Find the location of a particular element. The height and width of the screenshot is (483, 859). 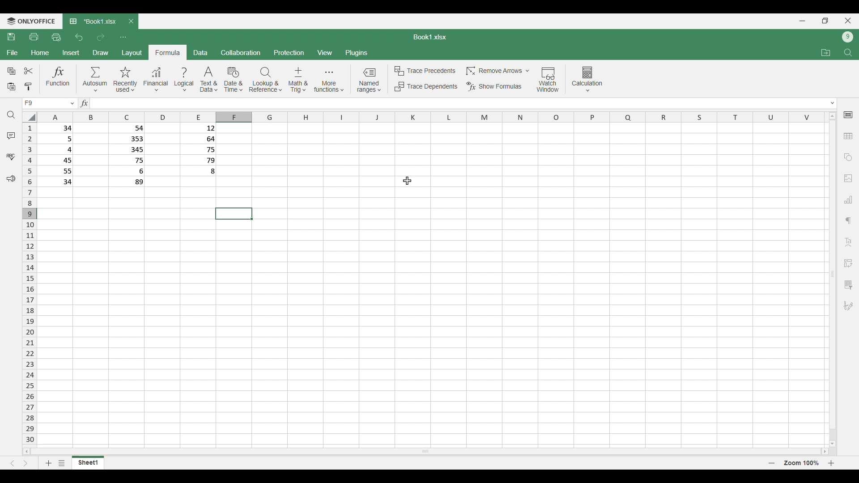

Cursor is located at coordinates (407, 181).